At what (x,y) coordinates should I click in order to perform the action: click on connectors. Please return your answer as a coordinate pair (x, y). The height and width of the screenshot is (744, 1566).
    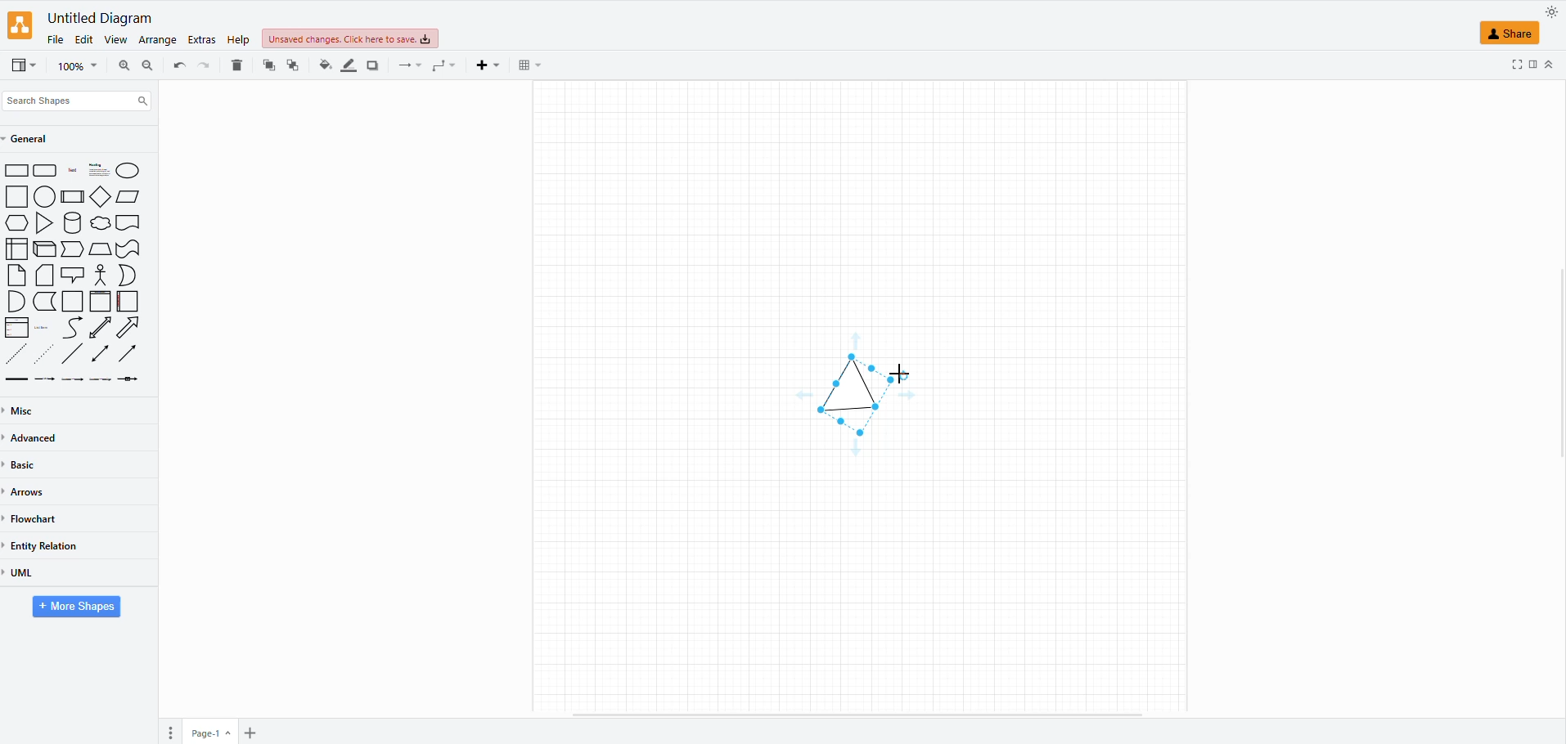
    Looking at the image, I should click on (404, 66).